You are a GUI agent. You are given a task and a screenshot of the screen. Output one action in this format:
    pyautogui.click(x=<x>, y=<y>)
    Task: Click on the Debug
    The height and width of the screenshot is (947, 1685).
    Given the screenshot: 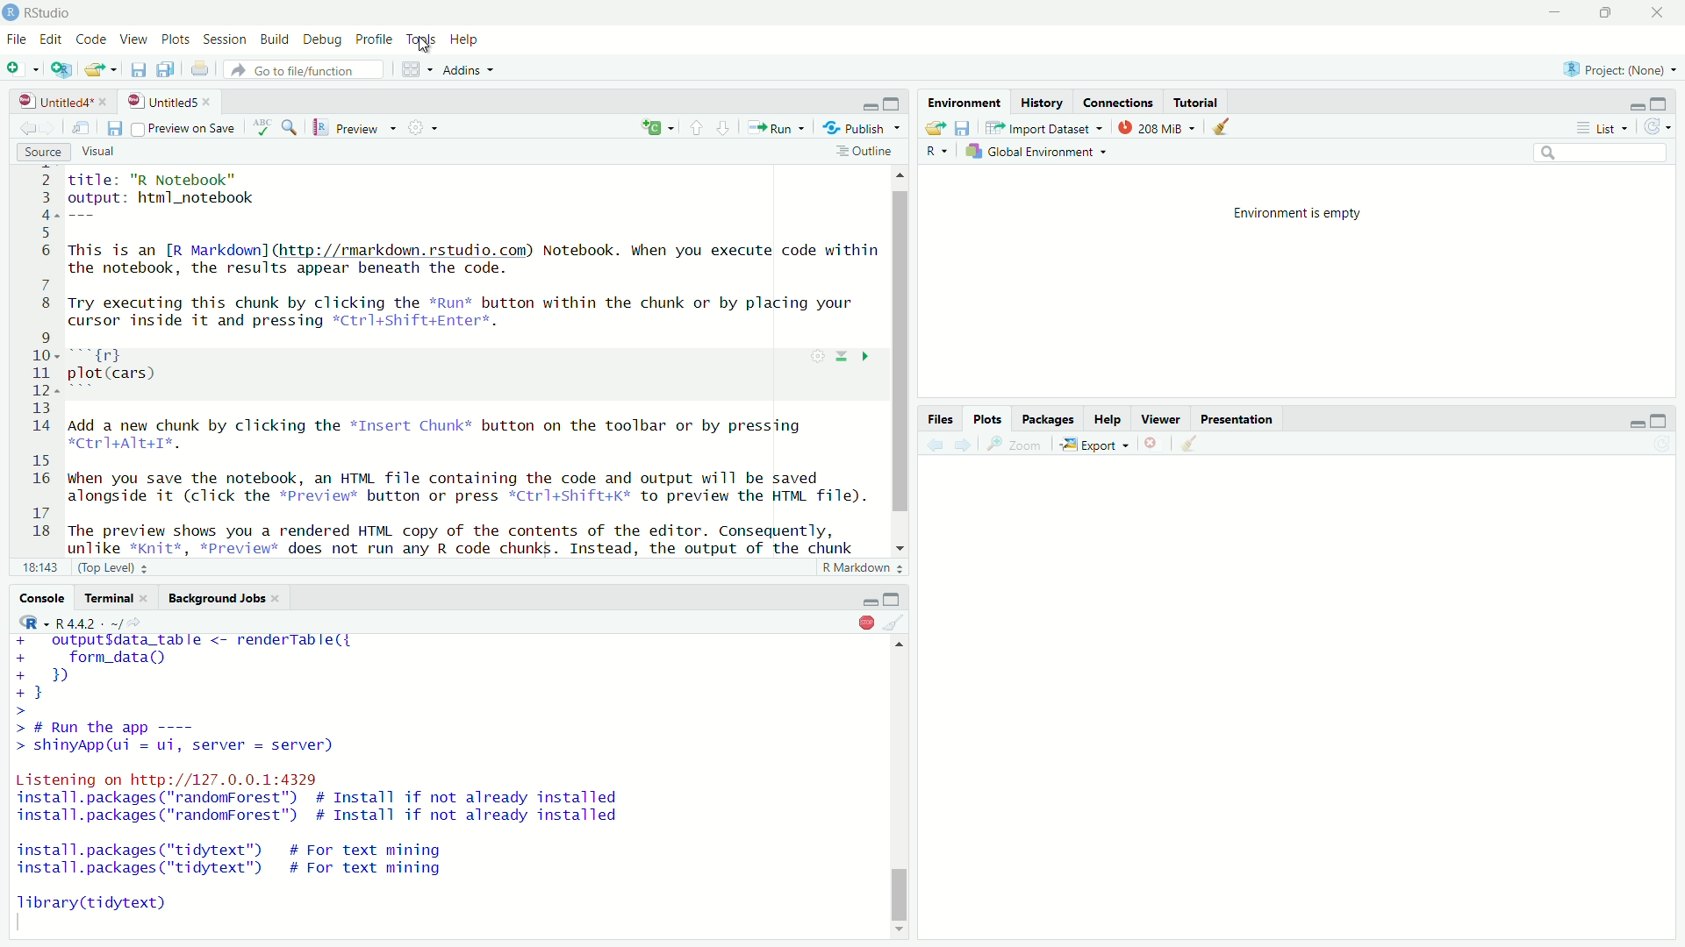 What is the action you would take?
    pyautogui.click(x=324, y=41)
    